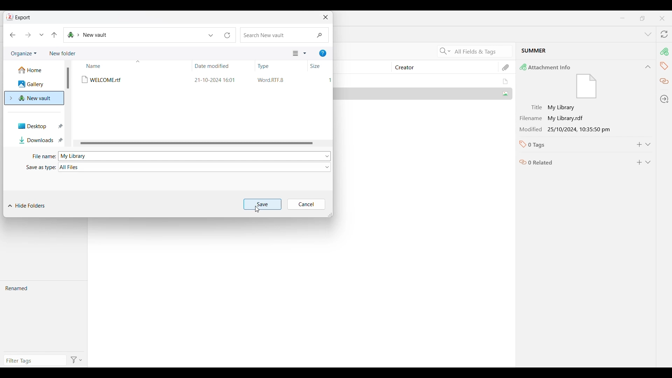 The width and height of the screenshot is (672, 378). I want to click on Back, so click(13, 35).